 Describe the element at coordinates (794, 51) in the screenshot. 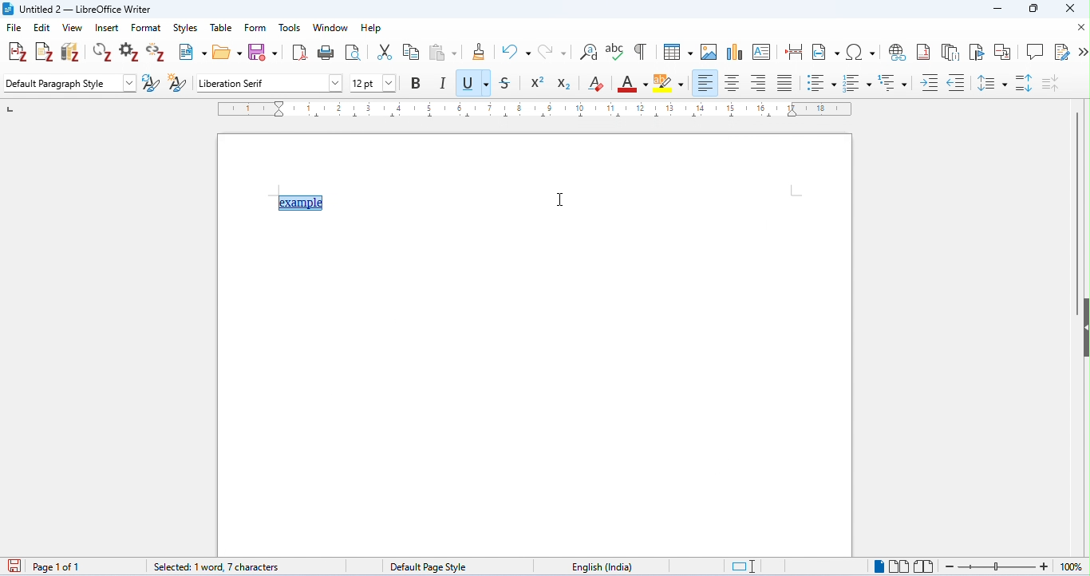

I see `insert page break` at that location.